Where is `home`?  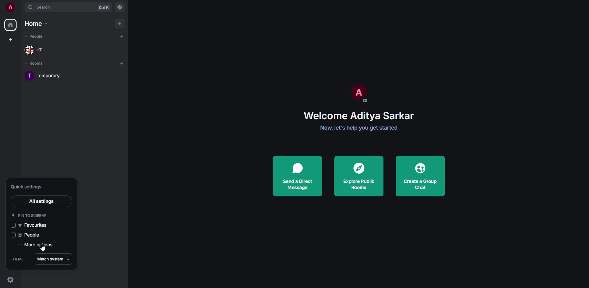 home is located at coordinates (37, 23).